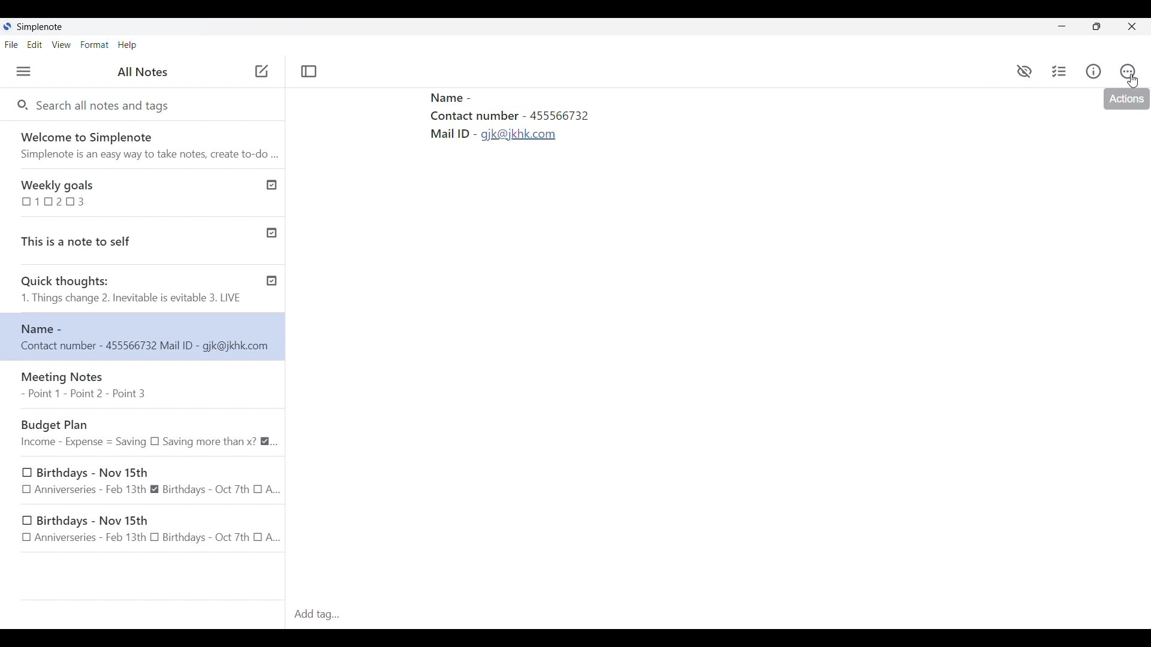  Describe the element at coordinates (1062, 26) in the screenshot. I see `Minimize` at that location.